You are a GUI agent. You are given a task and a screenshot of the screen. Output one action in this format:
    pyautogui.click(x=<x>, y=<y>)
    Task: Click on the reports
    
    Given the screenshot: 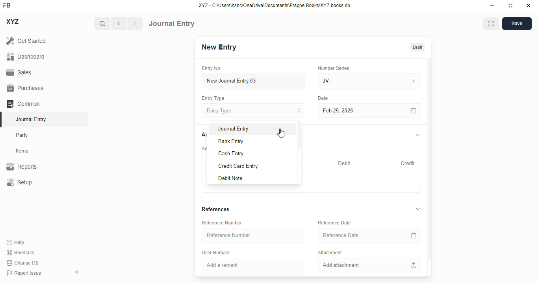 What is the action you would take?
    pyautogui.click(x=22, y=166)
    